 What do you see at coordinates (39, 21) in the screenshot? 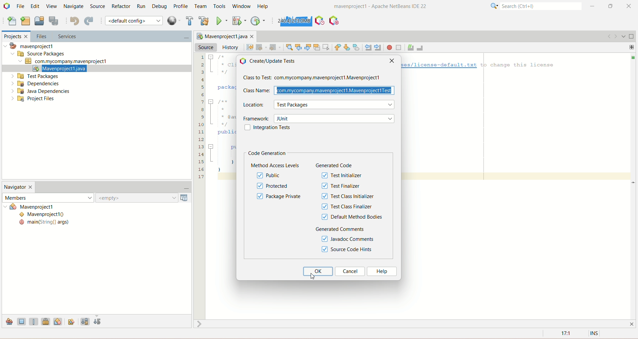
I see `open project` at bounding box center [39, 21].